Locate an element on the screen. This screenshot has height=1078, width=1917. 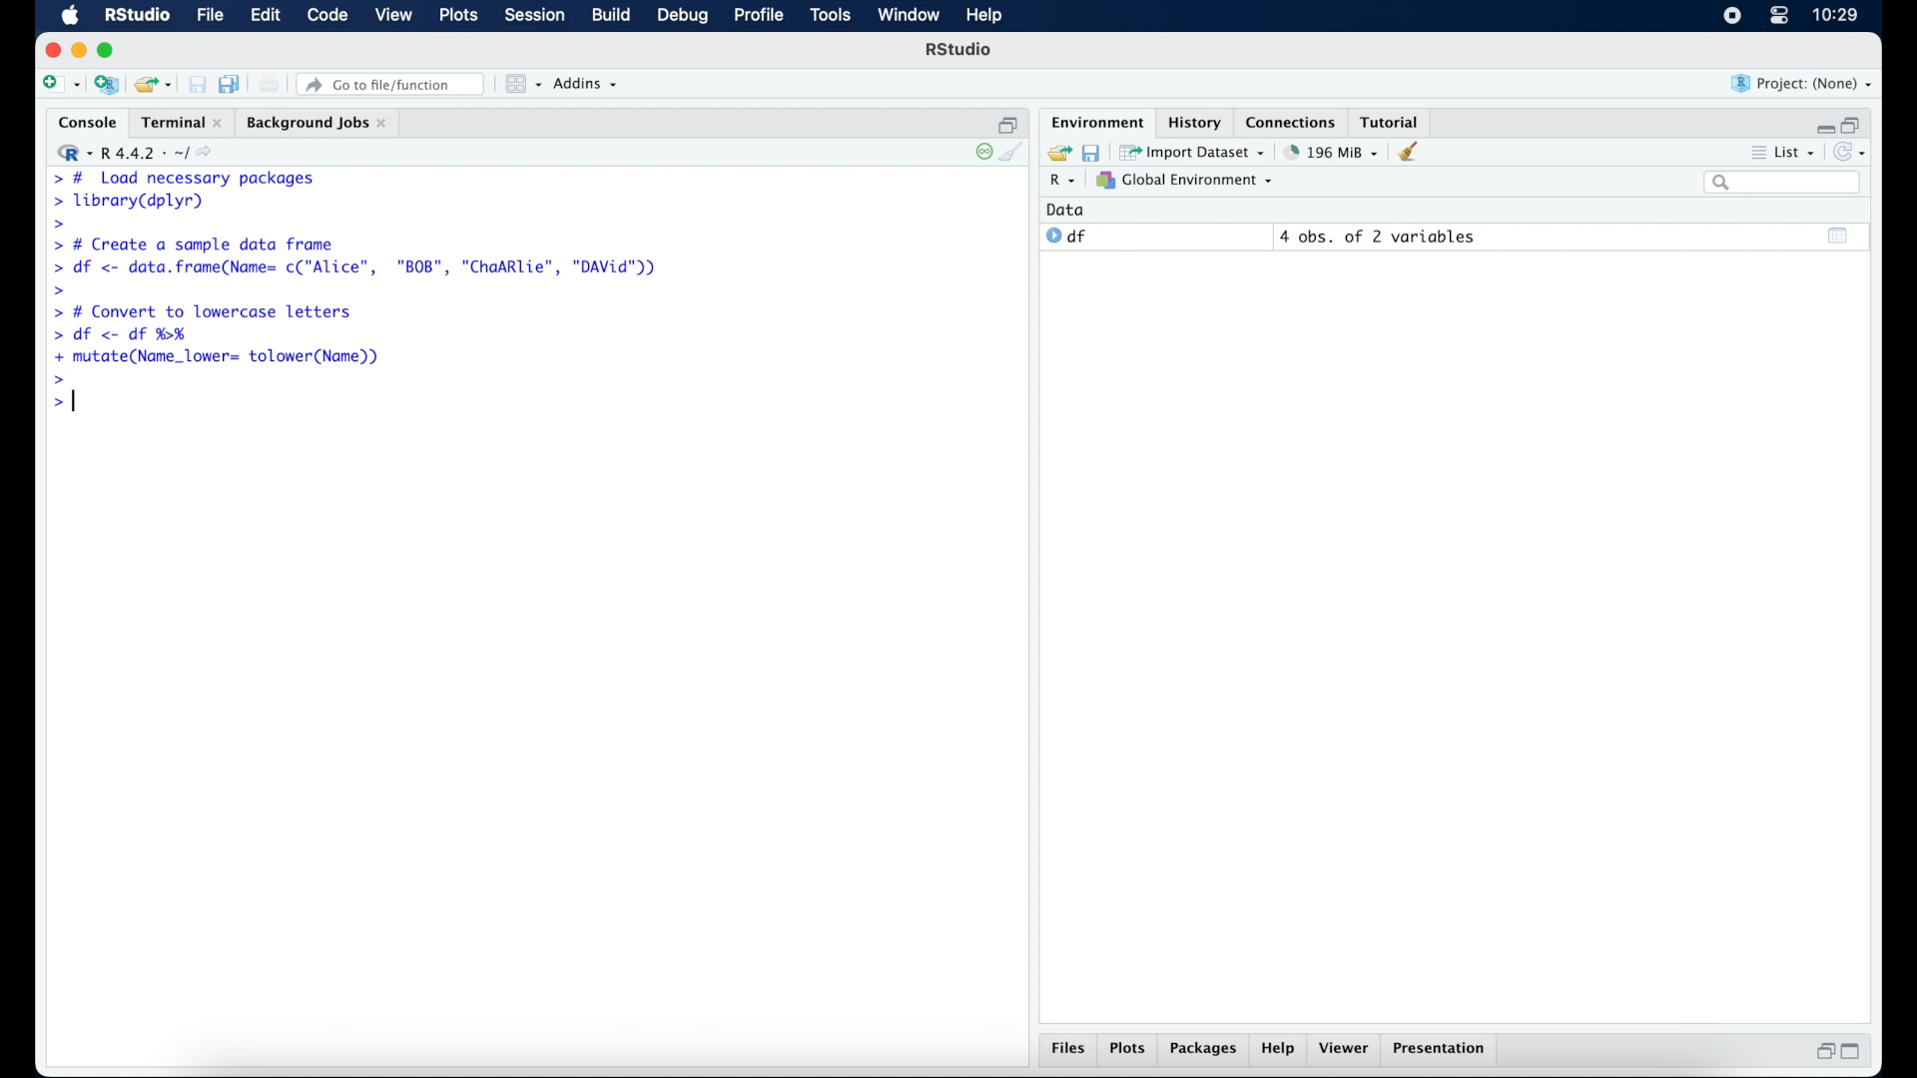
stop is located at coordinates (978, 152).